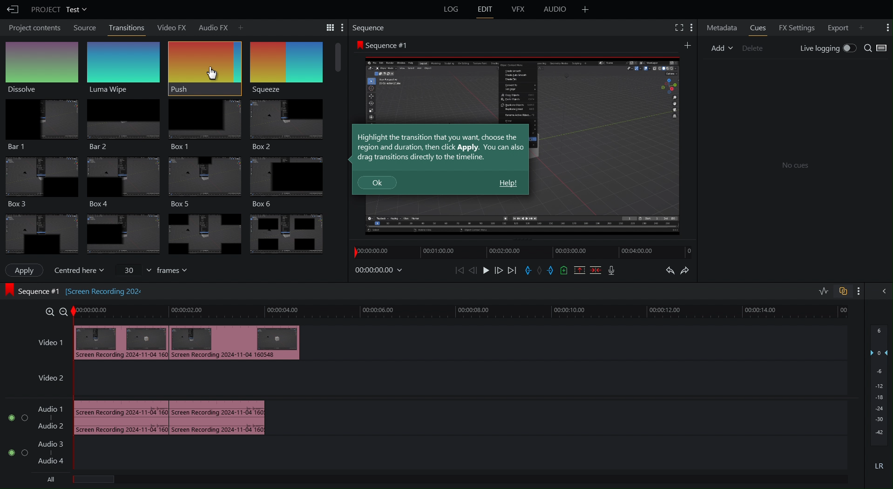 This screenshot has width=893, height=489. What do you see at coordinates (55, 462) in the screenshot?
I see `audio track 4` at bounding box center [55, 462].